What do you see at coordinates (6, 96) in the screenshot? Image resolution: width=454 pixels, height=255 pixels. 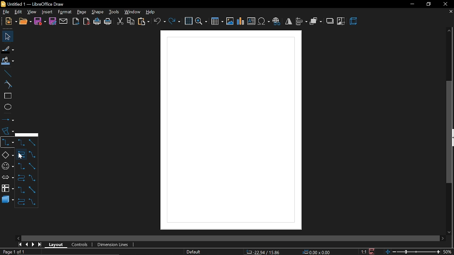 I see `rectangle` at bounding box center [6, 96].